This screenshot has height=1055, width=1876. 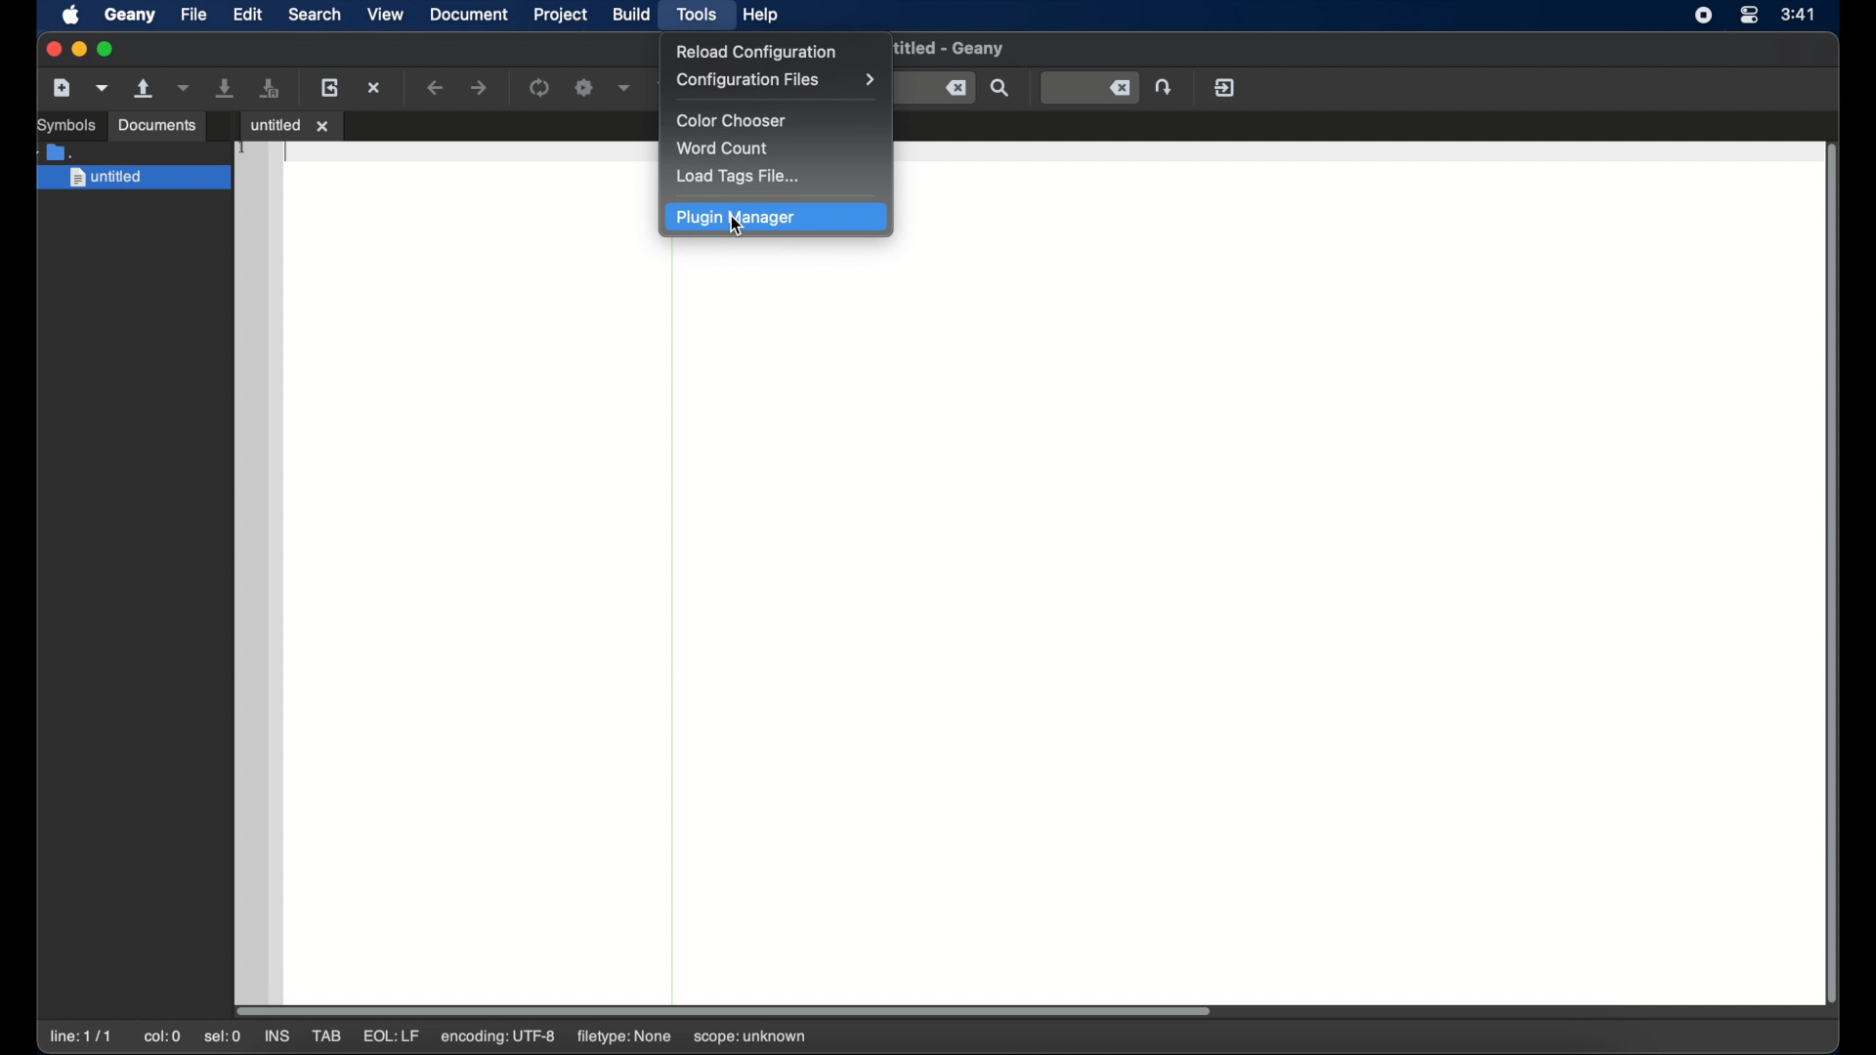 I want to click on untitled, so click(x=132, y=179).